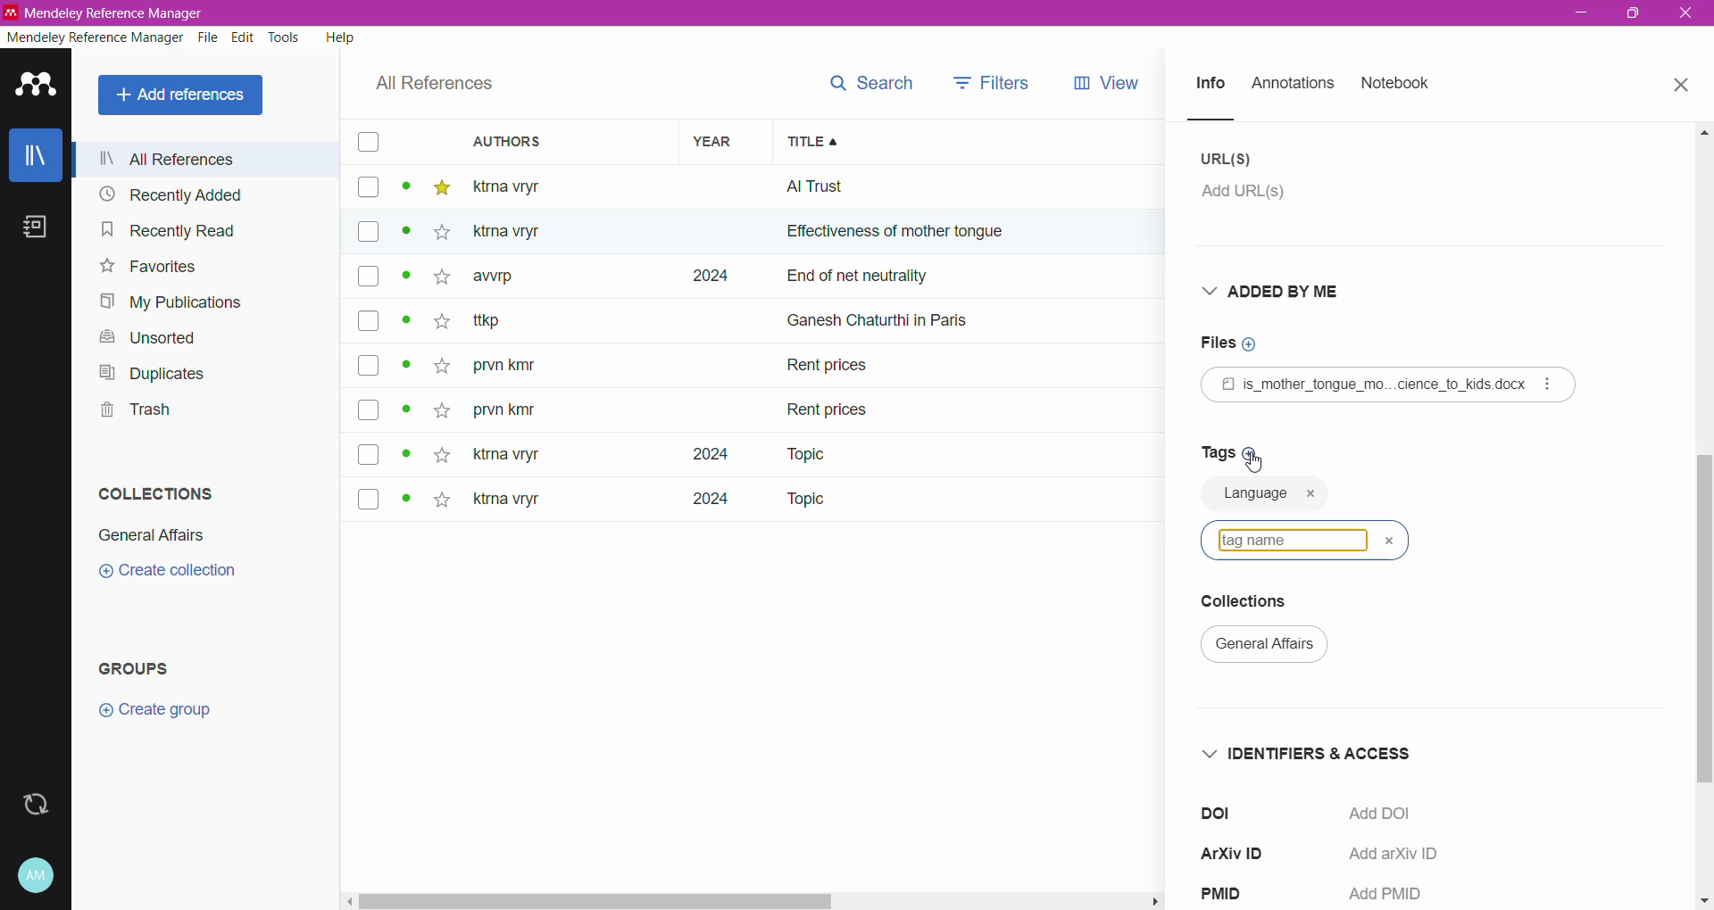  Describe the element at coordinates (188, 229) in the screenshot. I see `Recently Read` at that location.